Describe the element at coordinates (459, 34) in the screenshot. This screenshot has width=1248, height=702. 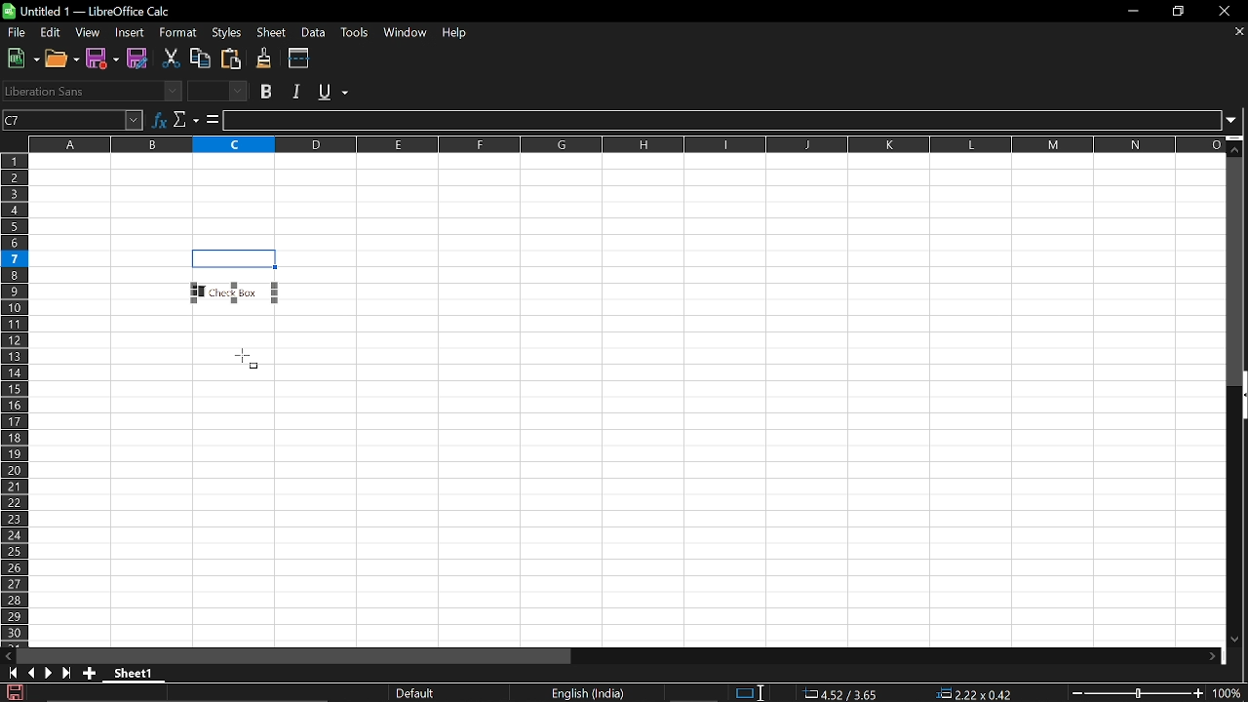
I see `HElp` at that location.